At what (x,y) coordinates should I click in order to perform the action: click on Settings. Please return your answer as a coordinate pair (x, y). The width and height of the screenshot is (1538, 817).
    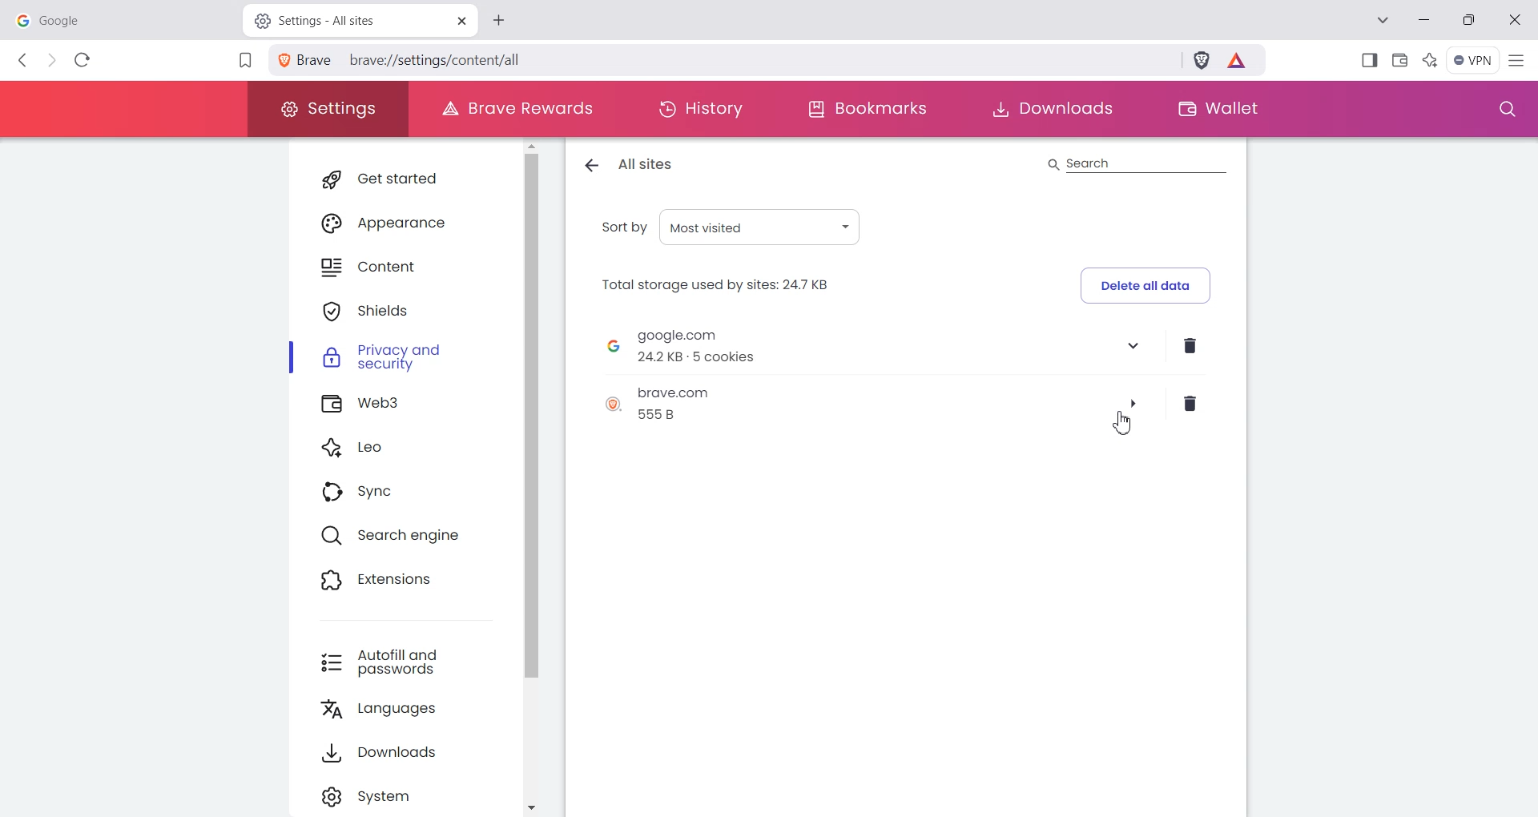
    Looking at the image, I should click on (403, 797).